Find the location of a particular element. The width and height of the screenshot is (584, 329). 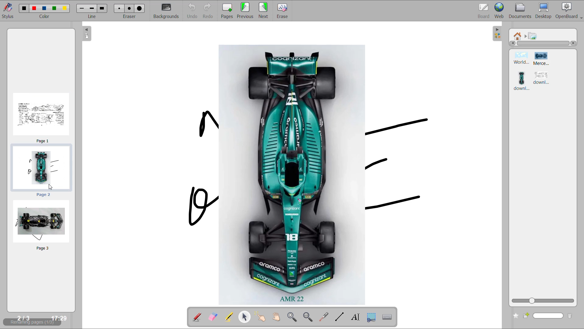

collapse is located at coordinates (496, 34).